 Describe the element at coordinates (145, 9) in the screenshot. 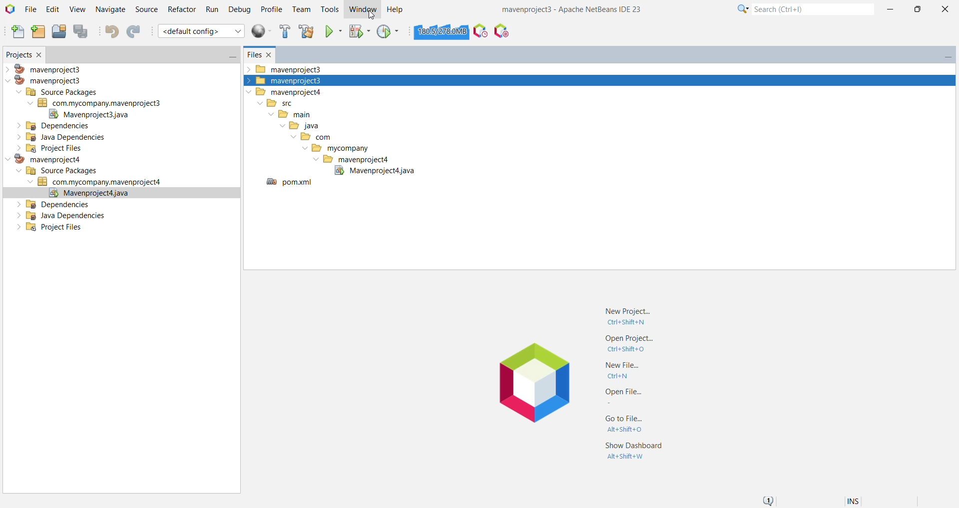

I see `Source` at that location.